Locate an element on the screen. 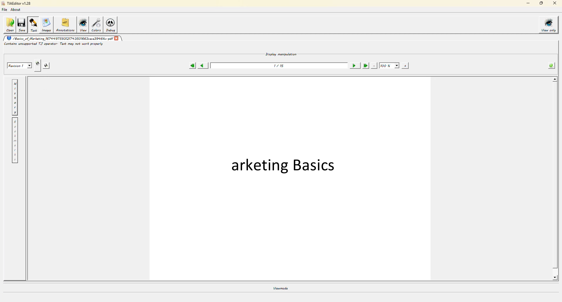 This screenshot has height=302, width=562. move up is located at coordinates (555, 80).